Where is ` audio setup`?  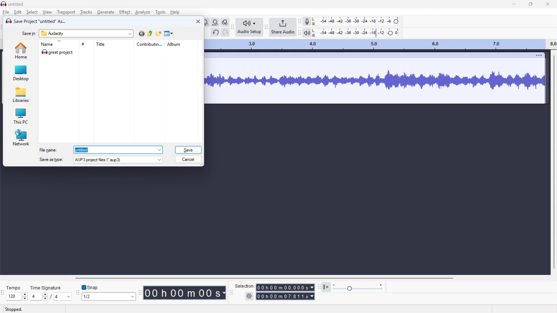  audio setup is located at coordinates (249, 27).